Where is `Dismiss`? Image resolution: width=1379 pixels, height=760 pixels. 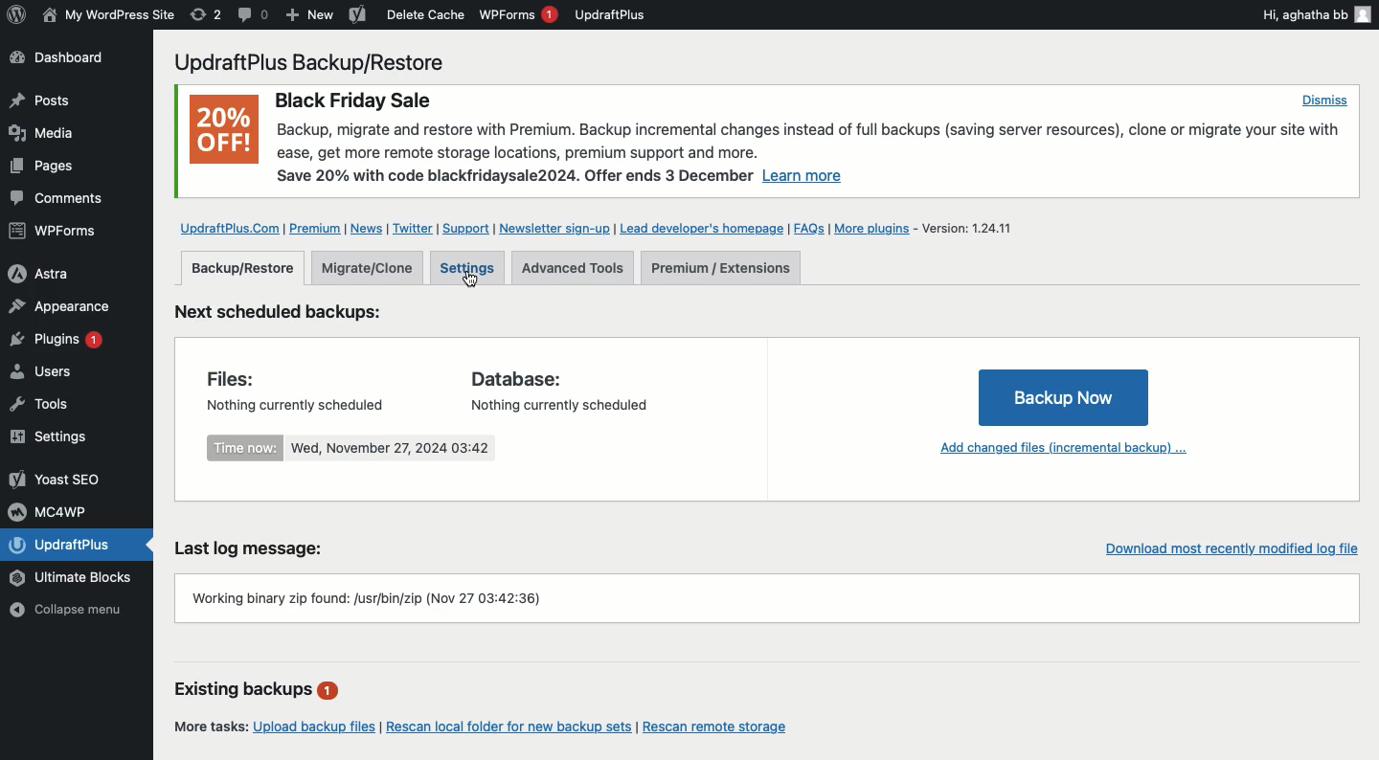 Dismiss is located at coordinates (1323, 100).